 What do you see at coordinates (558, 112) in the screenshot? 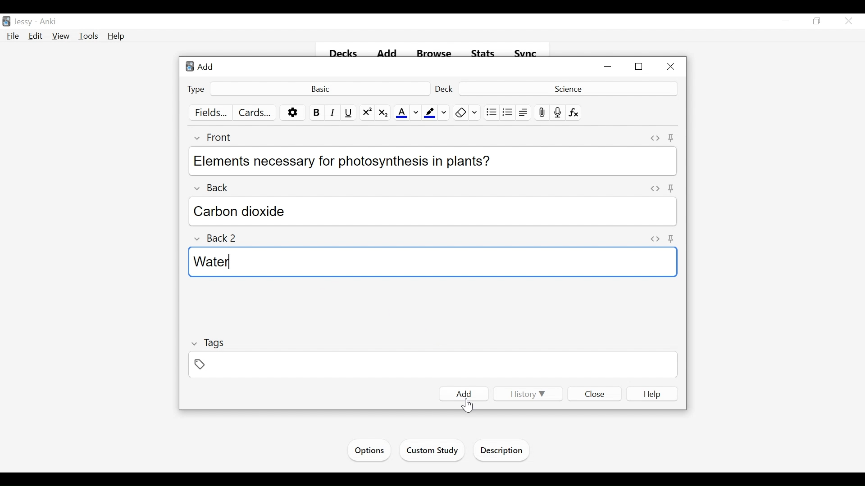
I see `Record Audio` at bounding box center [558, 112].